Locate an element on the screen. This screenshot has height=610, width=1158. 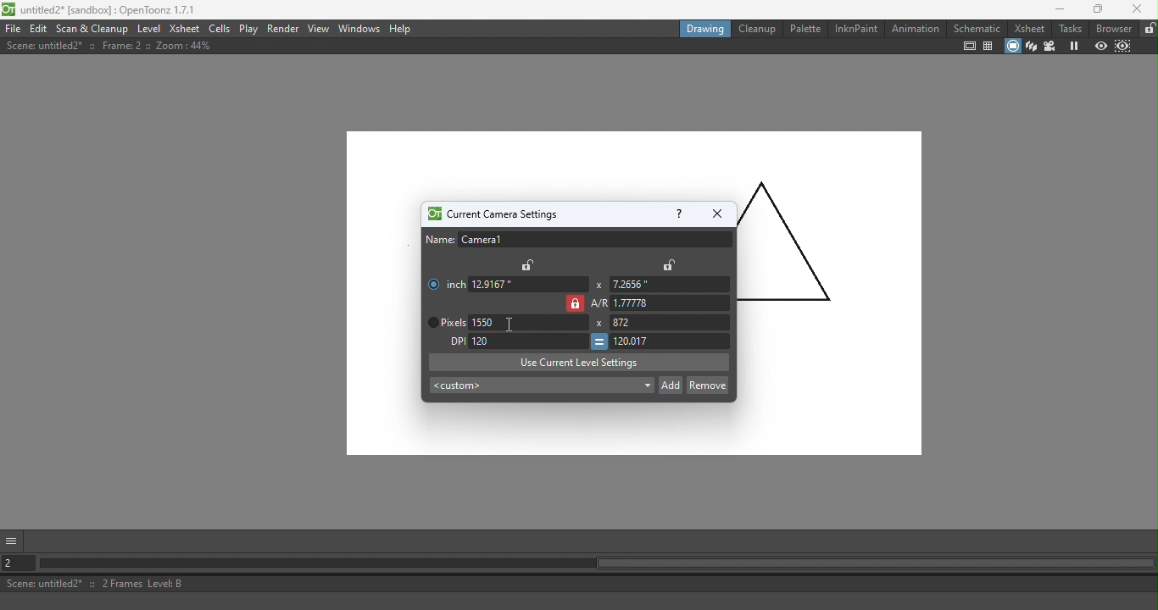
Lock/Unlock aspect ratio is located at coordinates (574, 303).